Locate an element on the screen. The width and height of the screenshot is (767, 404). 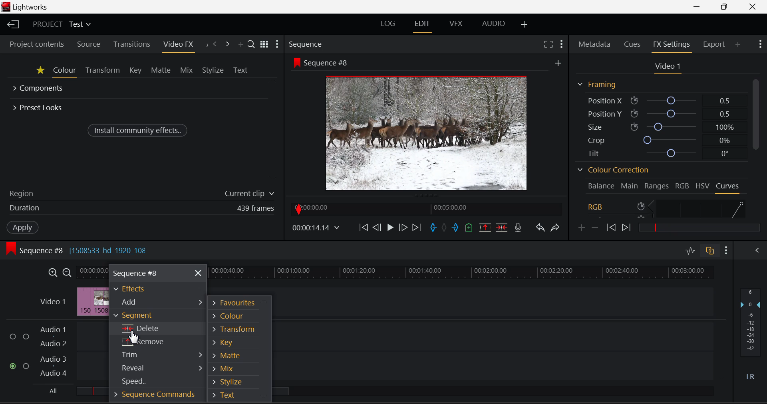
Show Settings is located at coordinates (760, 45).